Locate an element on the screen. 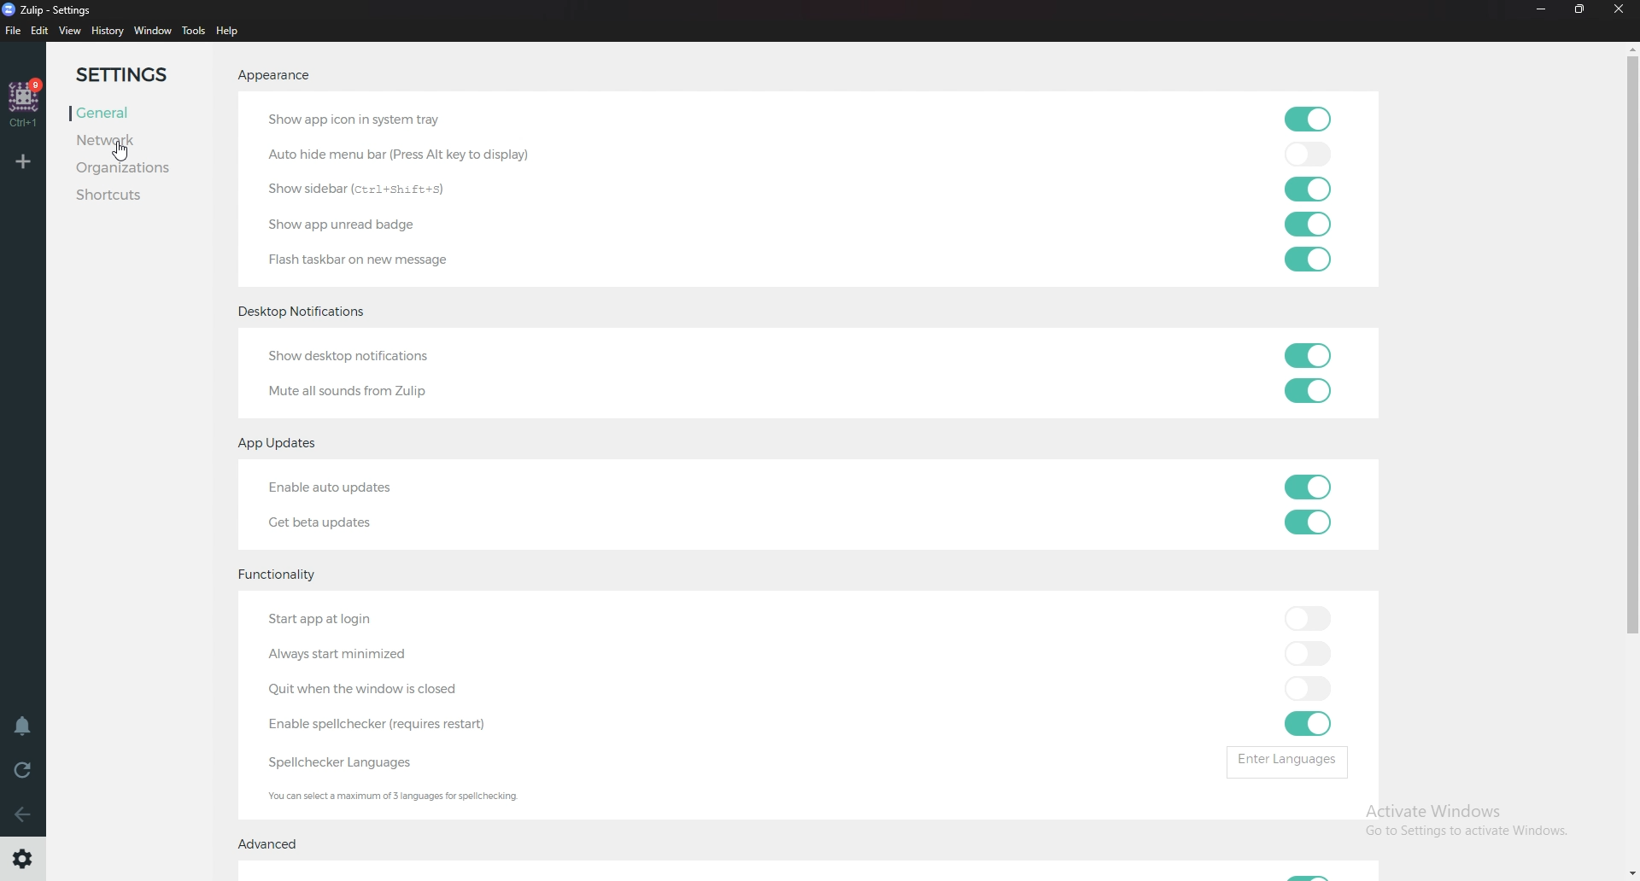 This screenshot has width=1640, height=881. history is located at coordinates (107, 32).